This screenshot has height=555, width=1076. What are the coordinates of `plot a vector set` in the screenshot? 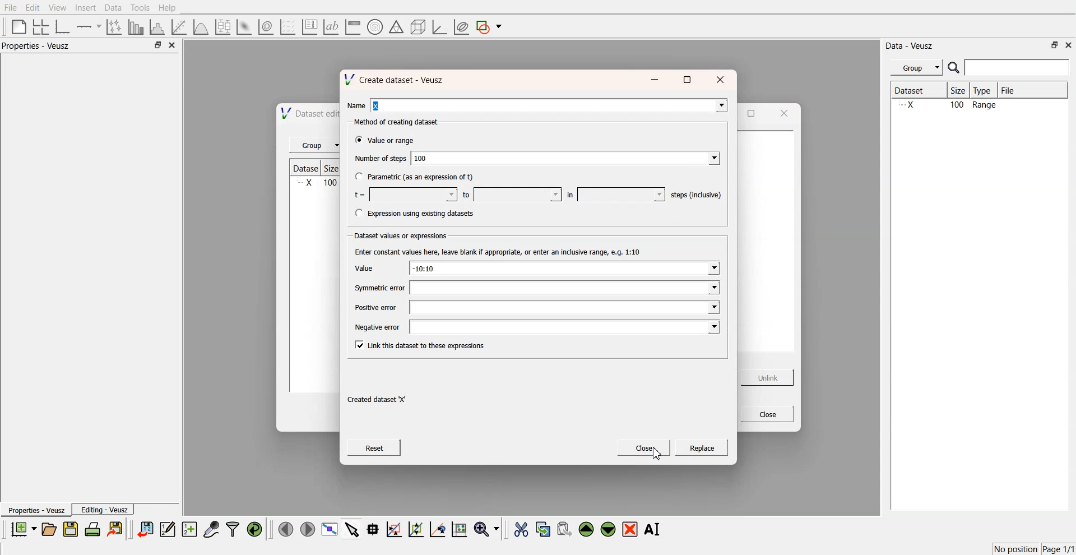 It's located at (289, 27).